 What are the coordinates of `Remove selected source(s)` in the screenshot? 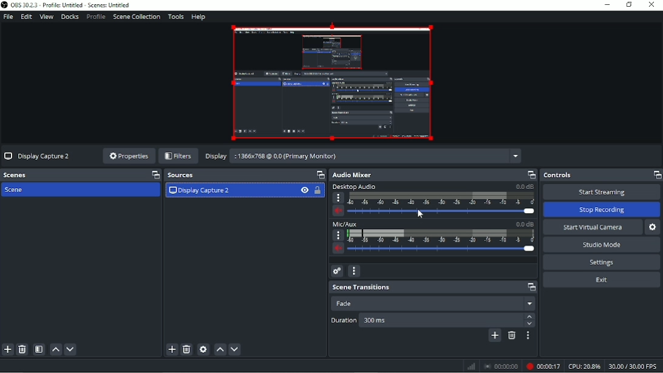 It's located at (186, 350).